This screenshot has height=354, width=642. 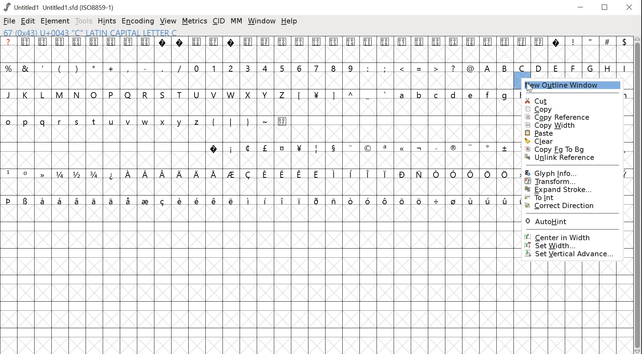 What do you see at coordinates (60, 7) in the screenshot?
I see `Untitled1 Untitled 1.sfd (IS08859-1)` at bounding box center [60, 7].